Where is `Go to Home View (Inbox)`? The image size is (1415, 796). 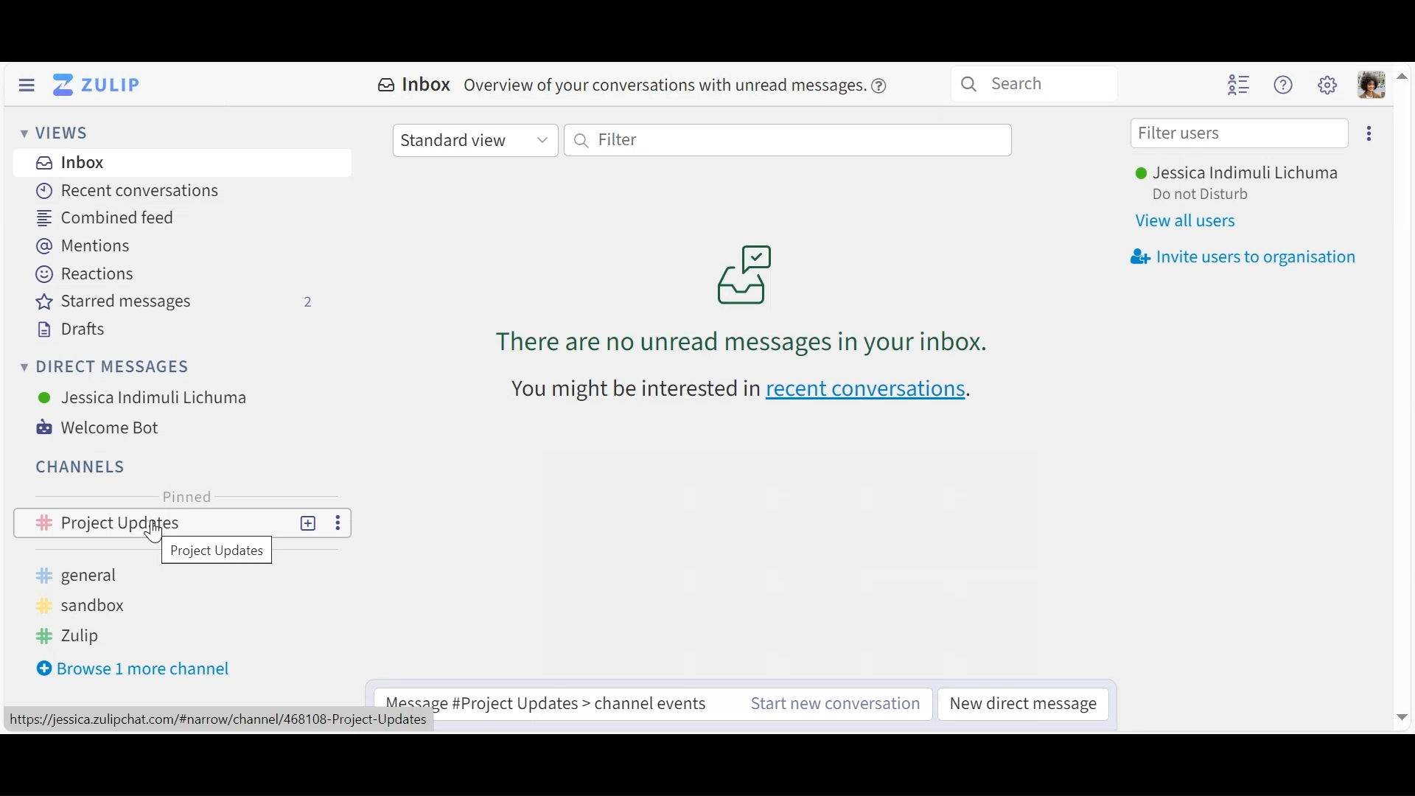
Go to Home View (Inbox) is located at coordinates (100, 84).